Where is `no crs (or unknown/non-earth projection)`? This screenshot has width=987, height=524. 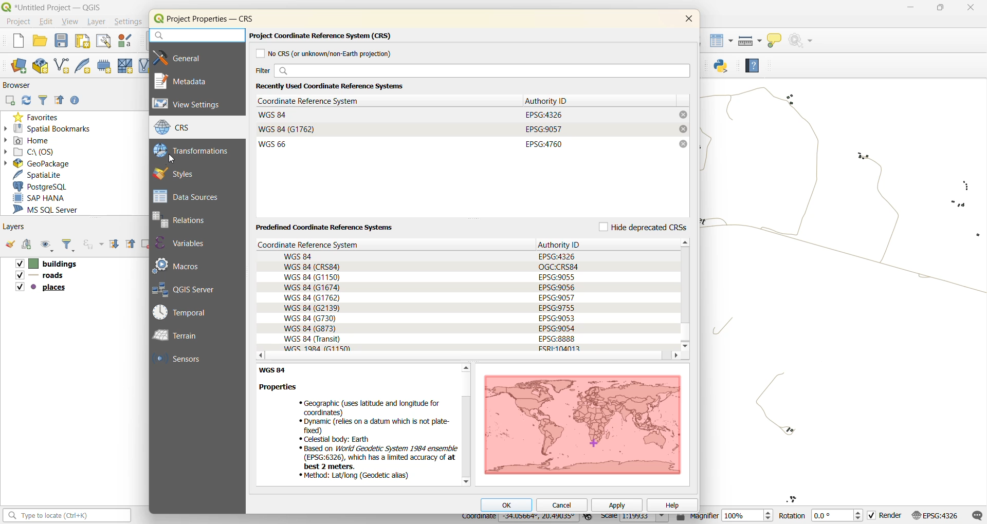
no crs (or unknown/non-earth projection) is located at coordinates (328, 53).